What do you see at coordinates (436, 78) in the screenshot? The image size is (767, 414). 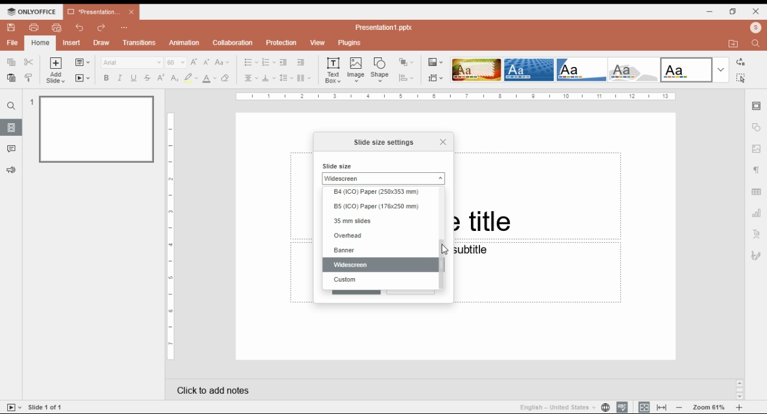 I see `change slide size` at bounding box center [436, 78].